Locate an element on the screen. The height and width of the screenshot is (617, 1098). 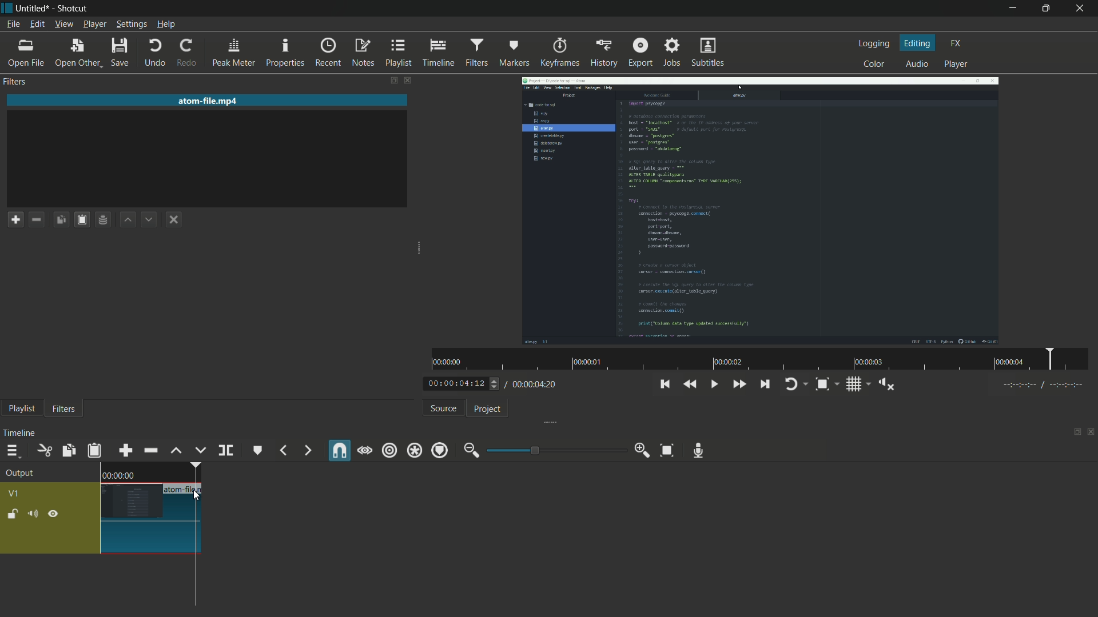
fx is located at coordinates (955, 44).